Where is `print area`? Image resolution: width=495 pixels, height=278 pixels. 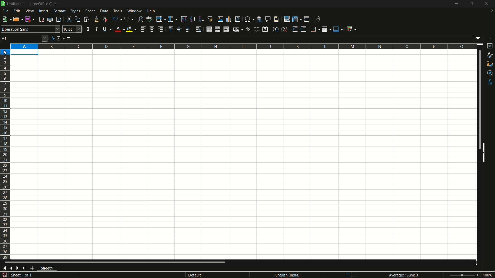 print area is located at coordinates (287, 19).